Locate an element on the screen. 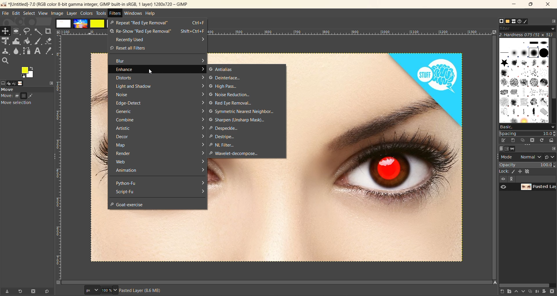 The height and width of the screenshot is (296, 557). clone is located at coordinates (6, 51).